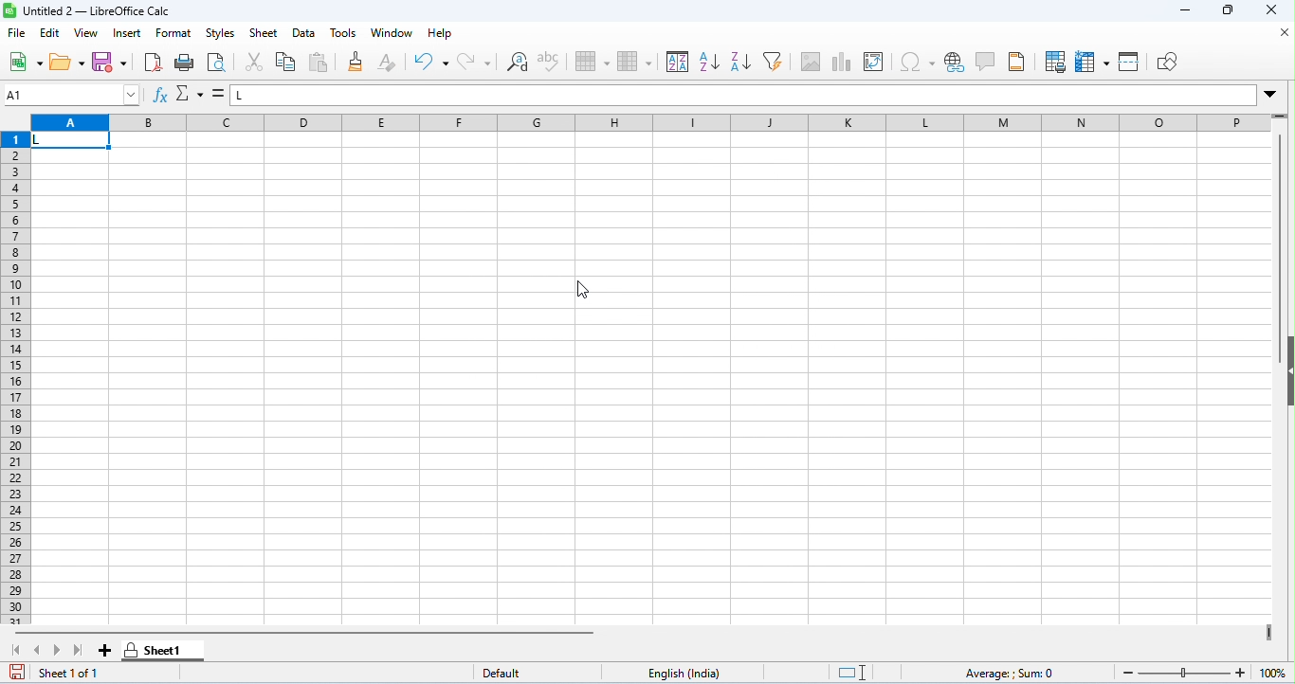  Describe the element at coordinates (19, 672) in the screenshot. I see `save` at that location.